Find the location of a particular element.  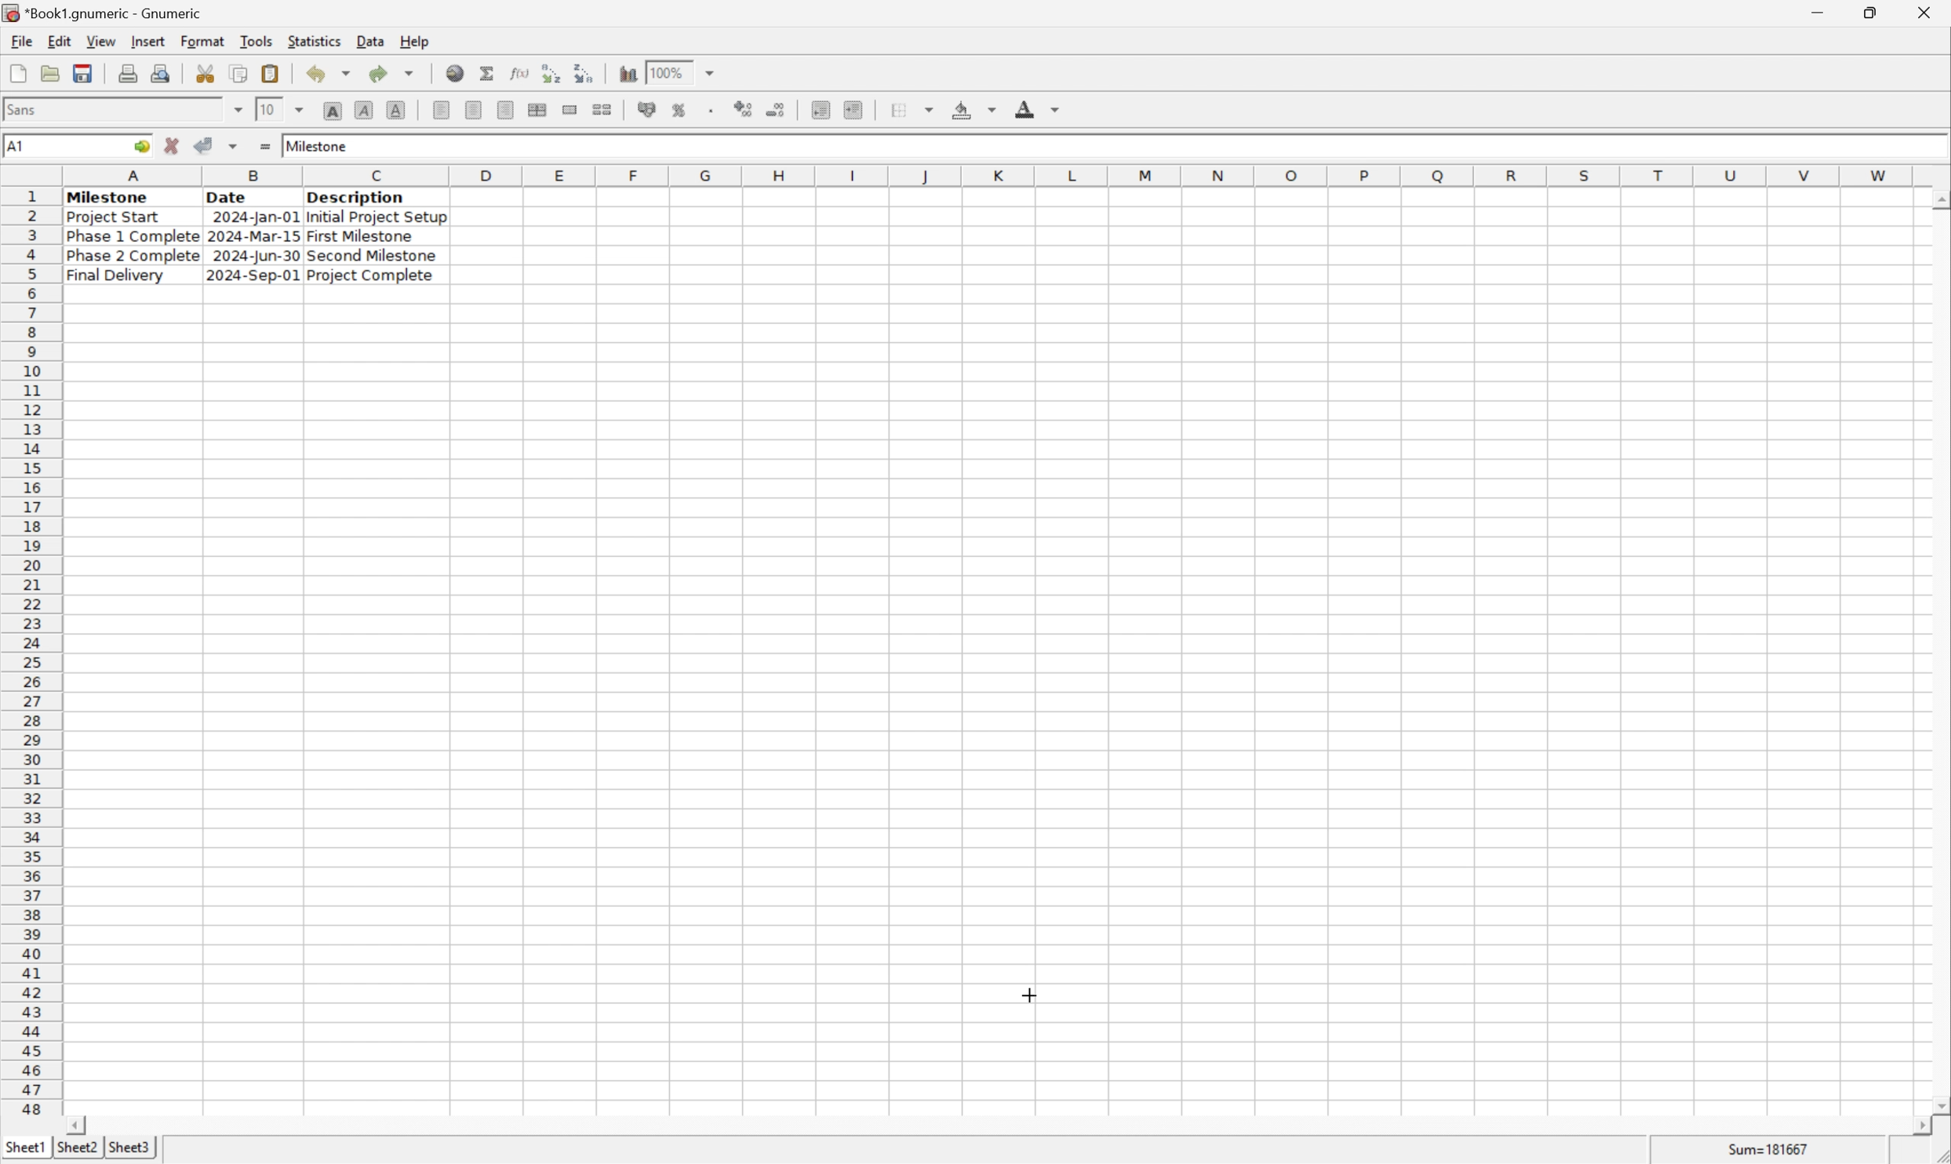

Sort the selected region in increasing order based on the first column selected is located at coordinates (548, 73).